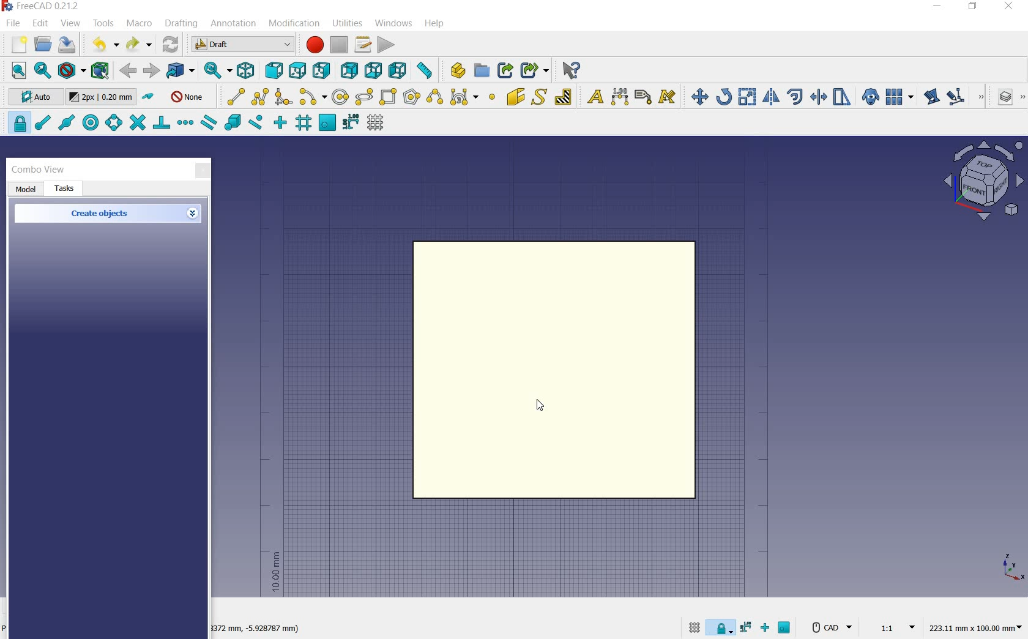 Image resolution: width=1028 pixels, height=639 pixels. I want to click on snap ortho, so click(280, 123).